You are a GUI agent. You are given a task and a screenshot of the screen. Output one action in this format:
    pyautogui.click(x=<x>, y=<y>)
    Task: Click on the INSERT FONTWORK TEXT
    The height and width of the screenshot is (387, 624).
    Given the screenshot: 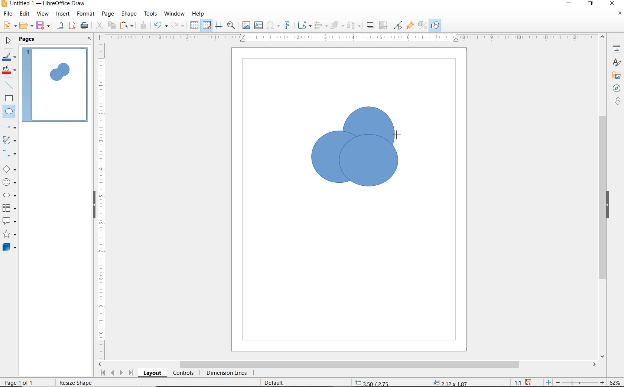 What is the action you would take?
    pyautogui.click(x=286, y=25)
    